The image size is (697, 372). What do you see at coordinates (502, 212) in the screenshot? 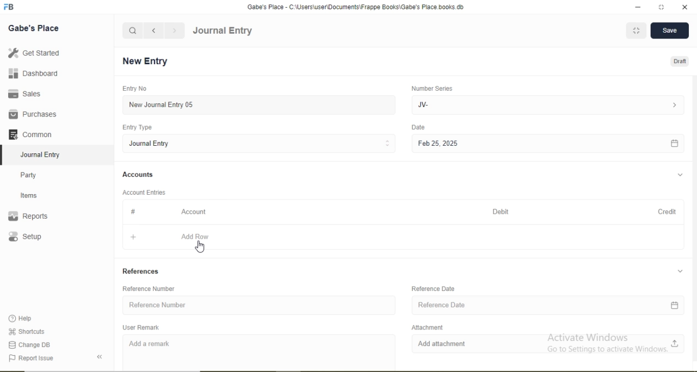
I see `Debit` at bounding box center [502, 212].